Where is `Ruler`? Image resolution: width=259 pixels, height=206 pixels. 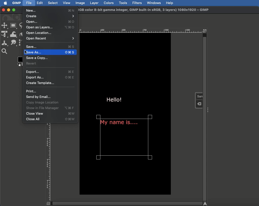
Ruler is located at coordinates (141, 30).